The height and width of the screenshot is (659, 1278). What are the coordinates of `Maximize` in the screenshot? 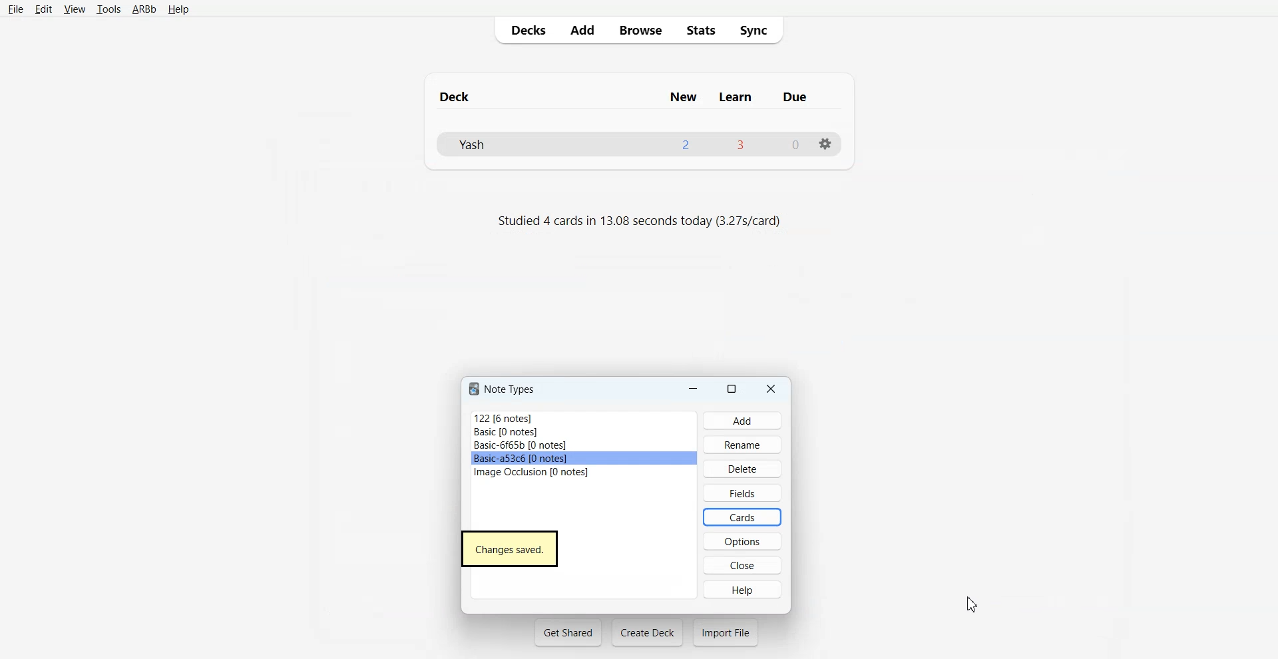 It's located at (734, 388).